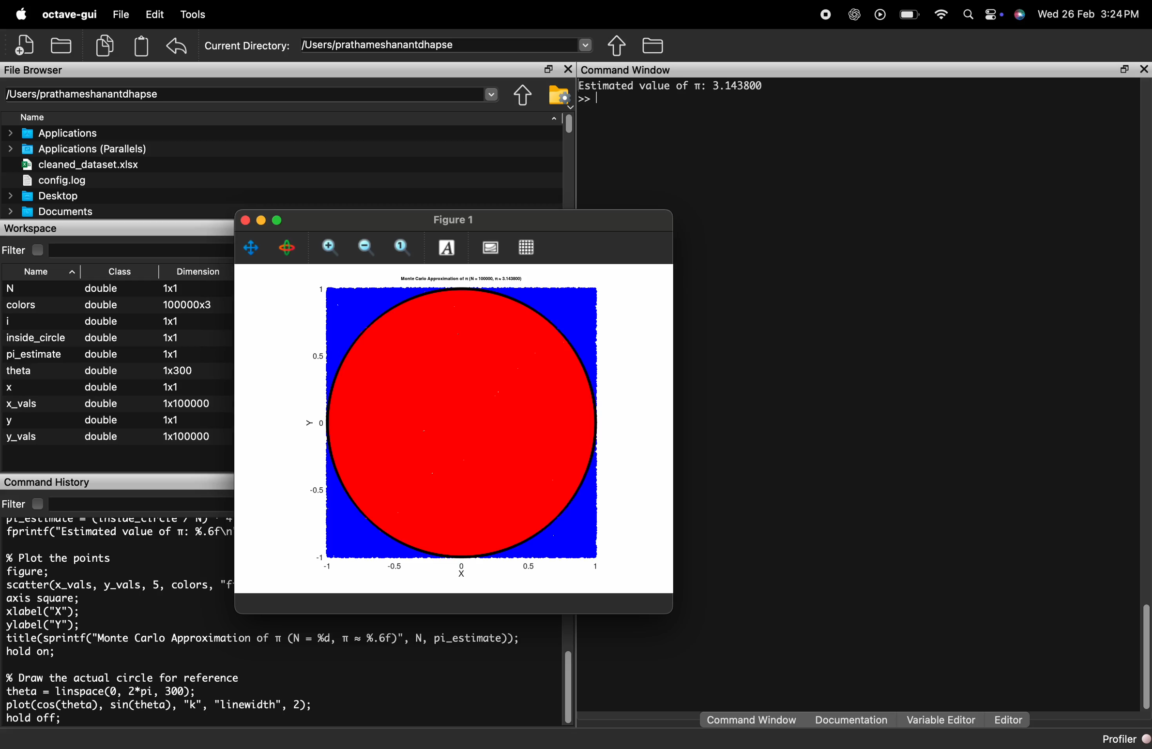 This screenshot has width=1152, height=749. Describe the element at coordinates (673, 85) in the screenshot. I see `Estimated value of mw: 3.143800` at that location.